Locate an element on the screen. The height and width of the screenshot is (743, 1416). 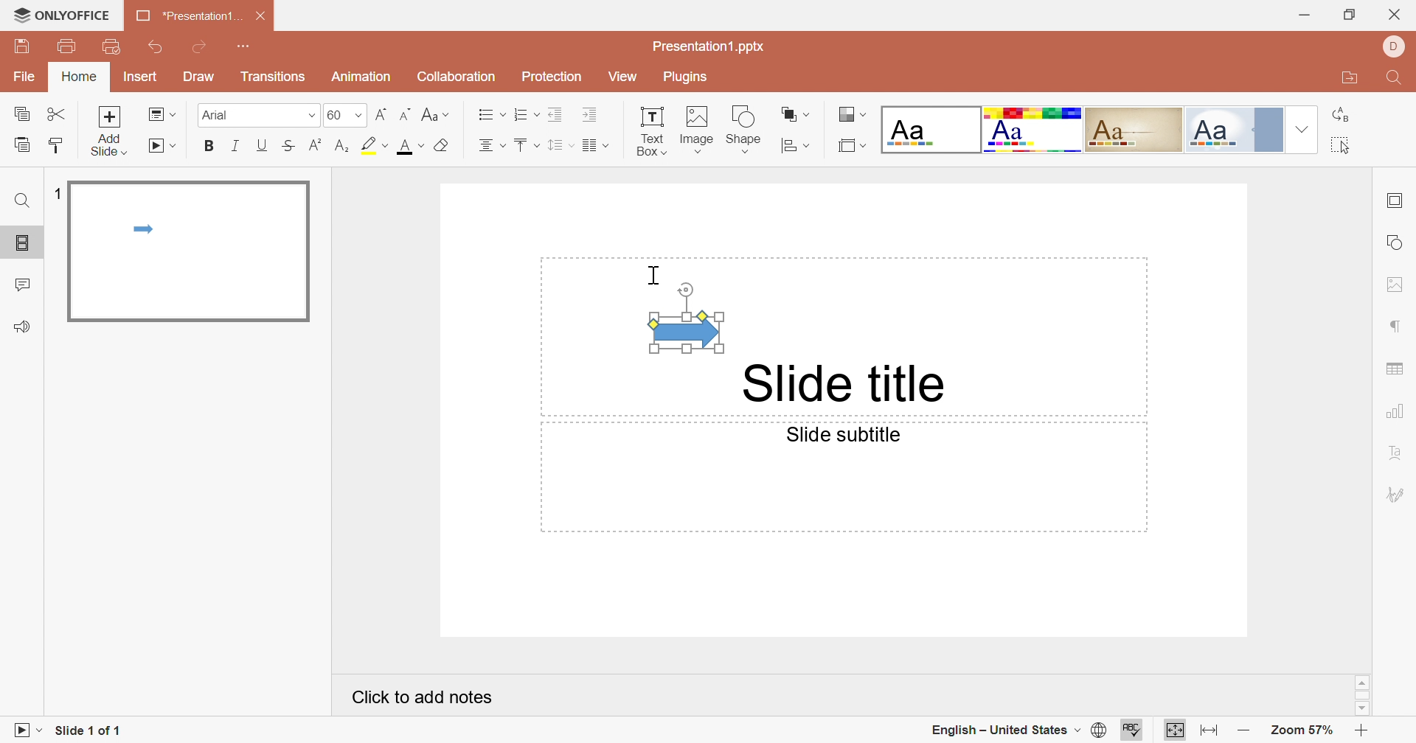
Transitions is located at coordinates (274, 76).